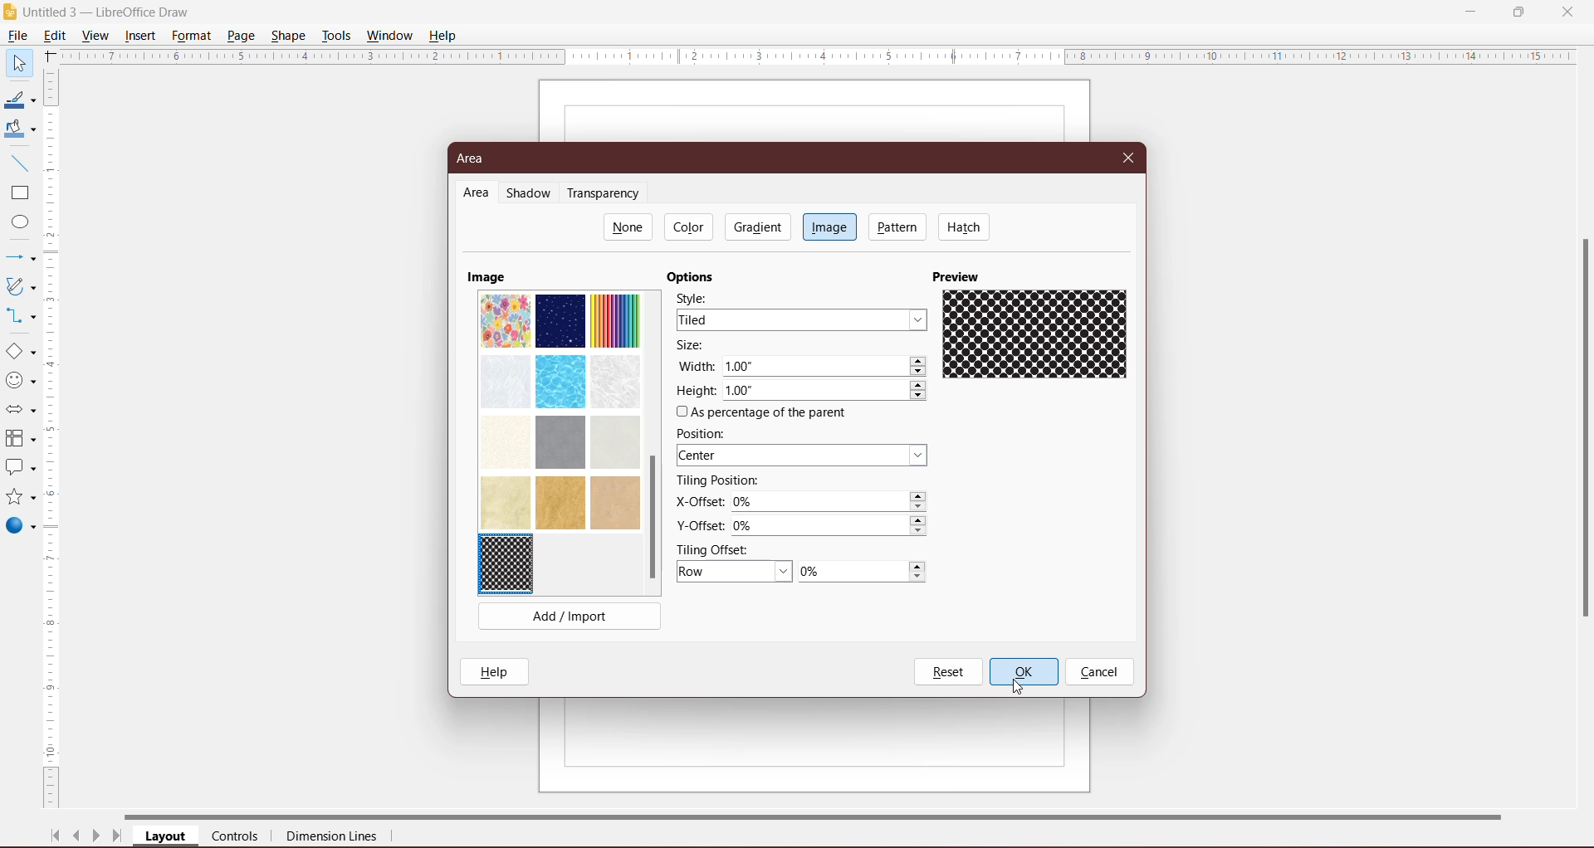  I want to click on Horizontal Scroll Bar, so click(831, 815).